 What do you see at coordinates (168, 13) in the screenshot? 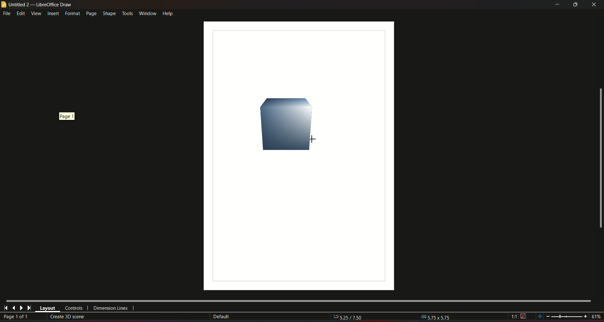
I see `help` at bounding box center [168, 13].